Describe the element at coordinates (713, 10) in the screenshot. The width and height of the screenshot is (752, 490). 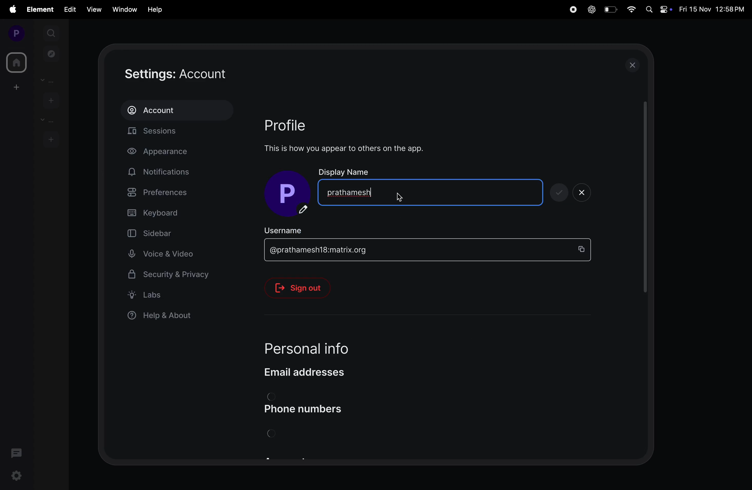
I see `date and time` at that location.